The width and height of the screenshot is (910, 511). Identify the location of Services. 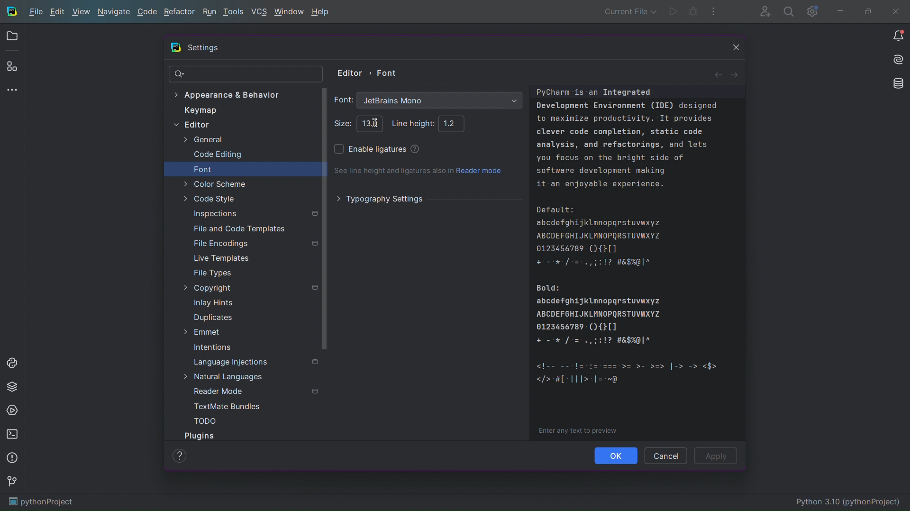
(13, 411).